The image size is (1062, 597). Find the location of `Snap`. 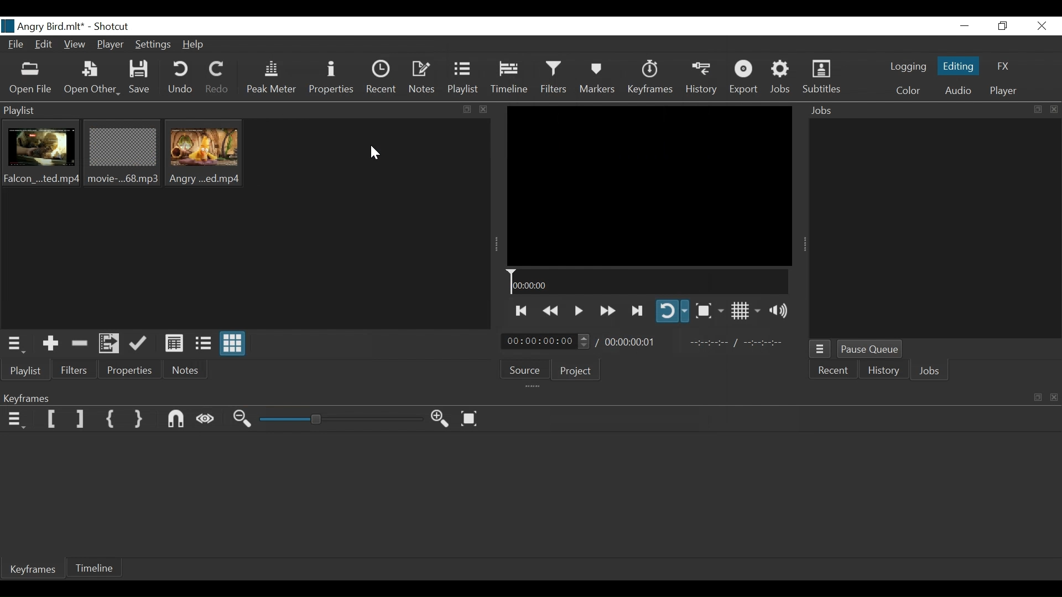

Snap is located at coordinates (177, 420).